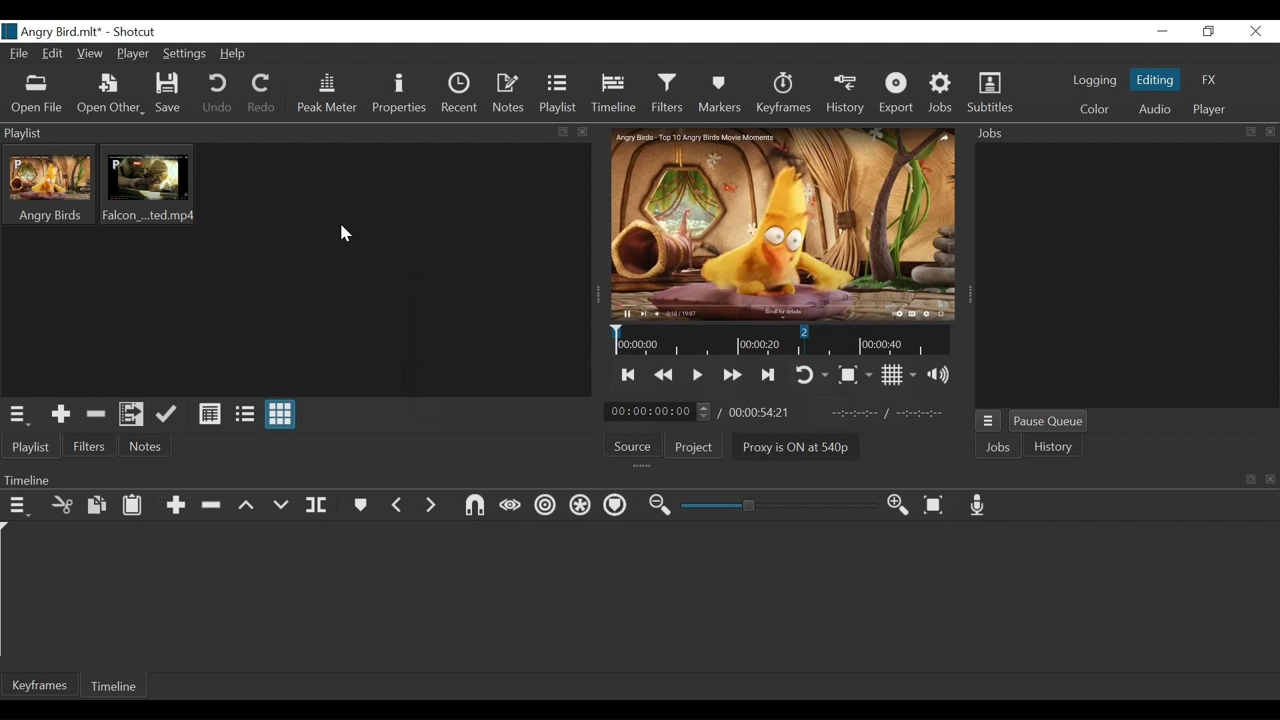  What do you see at coordinates (282, 506) in the screenshot?
I see `Overwrite` at bounding box center [282, 506].